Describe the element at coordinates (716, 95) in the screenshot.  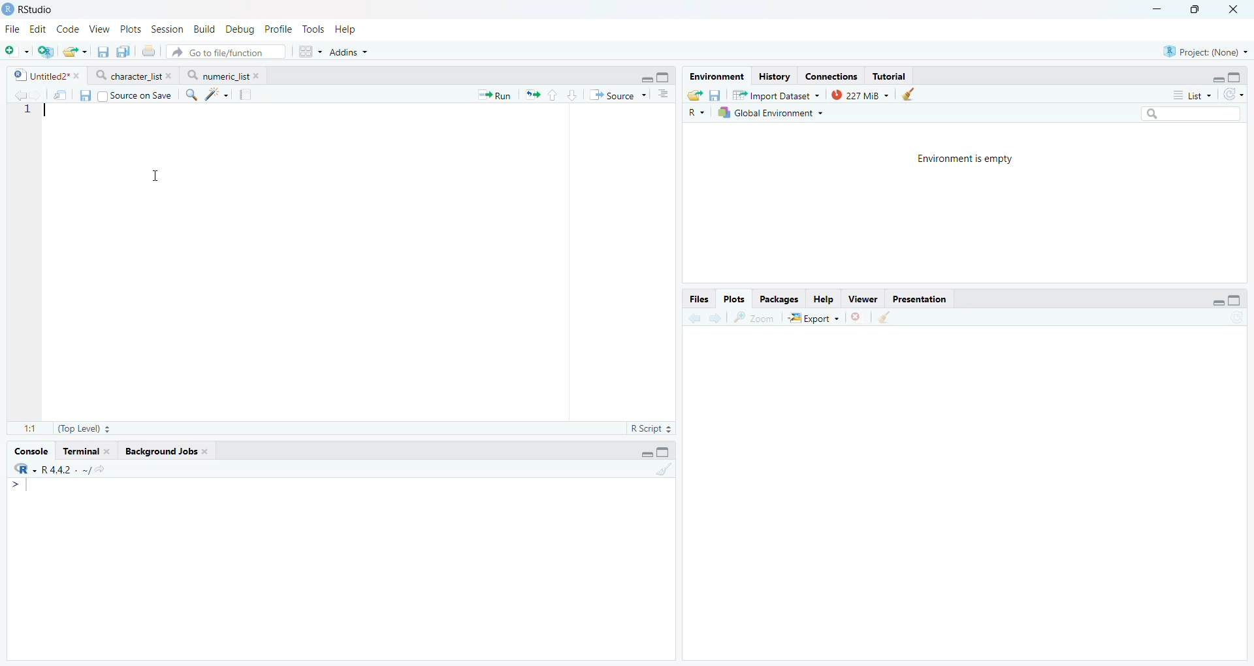
I see `Save` at that location.